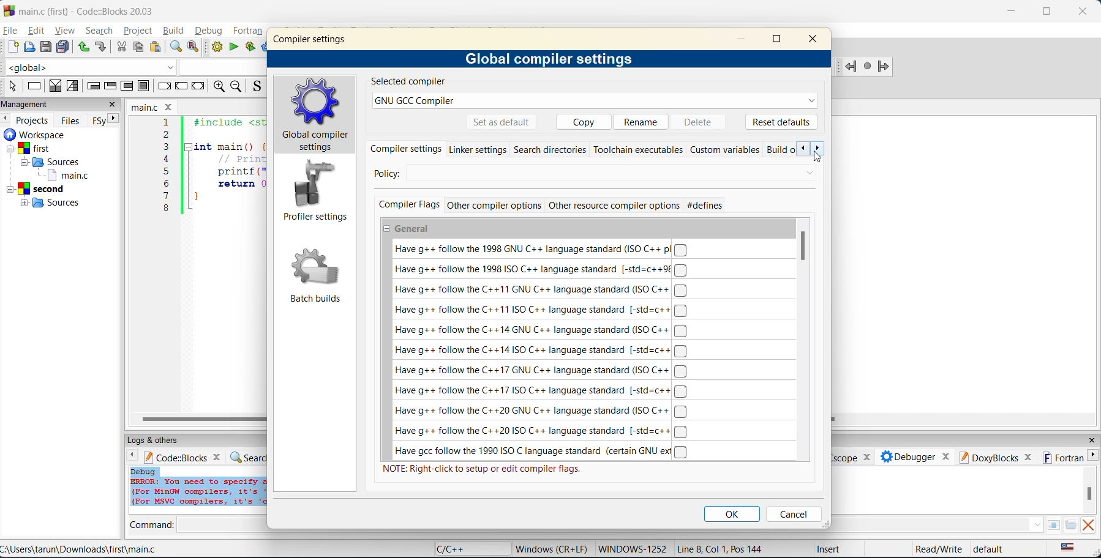  I want to click on zoom in, so click(220, 87).